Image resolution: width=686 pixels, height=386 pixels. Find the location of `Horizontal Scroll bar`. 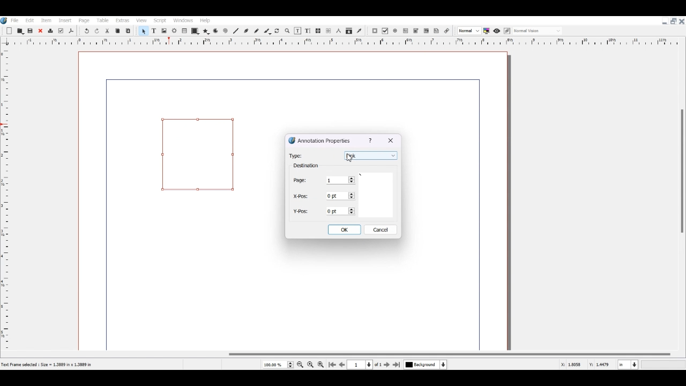

Horizontal Scroll bar is located at coordinates (343, 354).